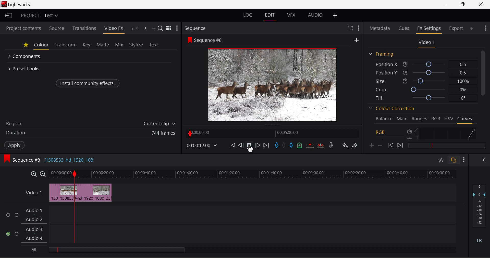  I want to click on Project Timeline Navigator, so click(272, 133).